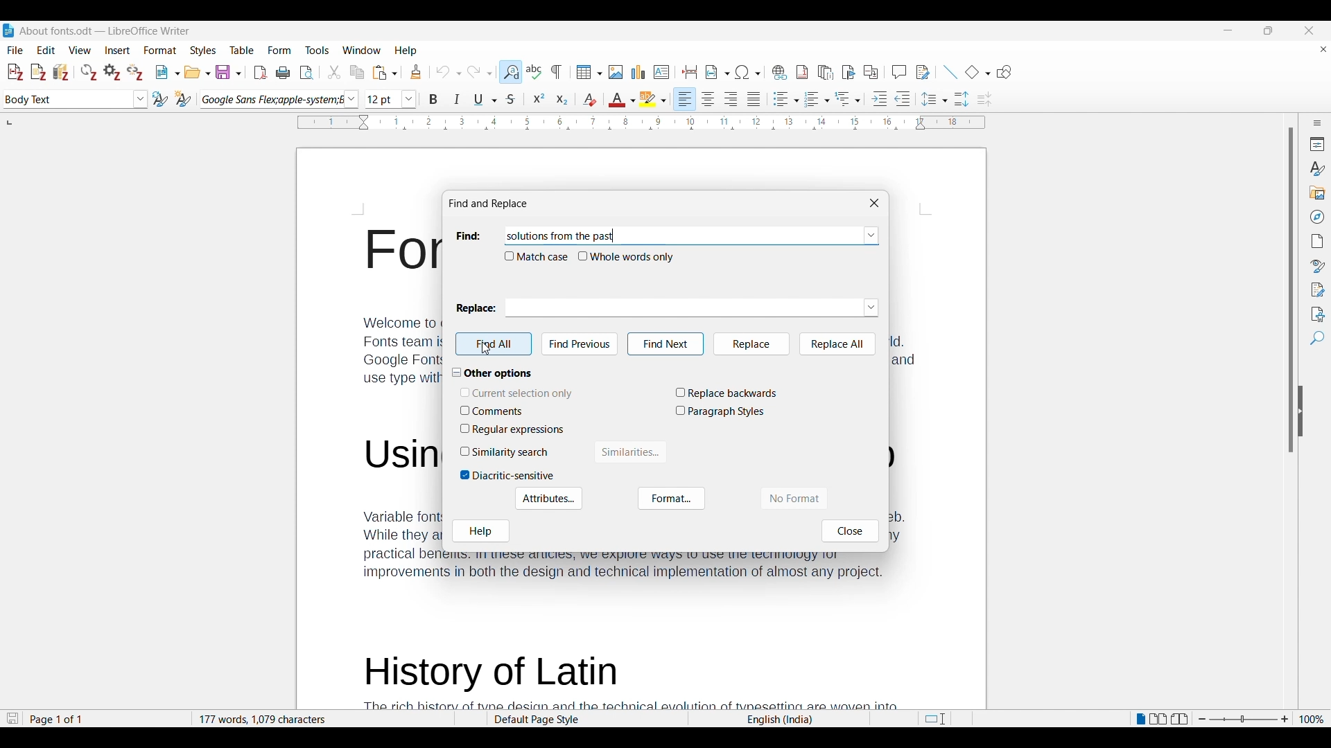  Describe the element at coordinates (874, 203) in the screenshot. I see `Close window` at that location.